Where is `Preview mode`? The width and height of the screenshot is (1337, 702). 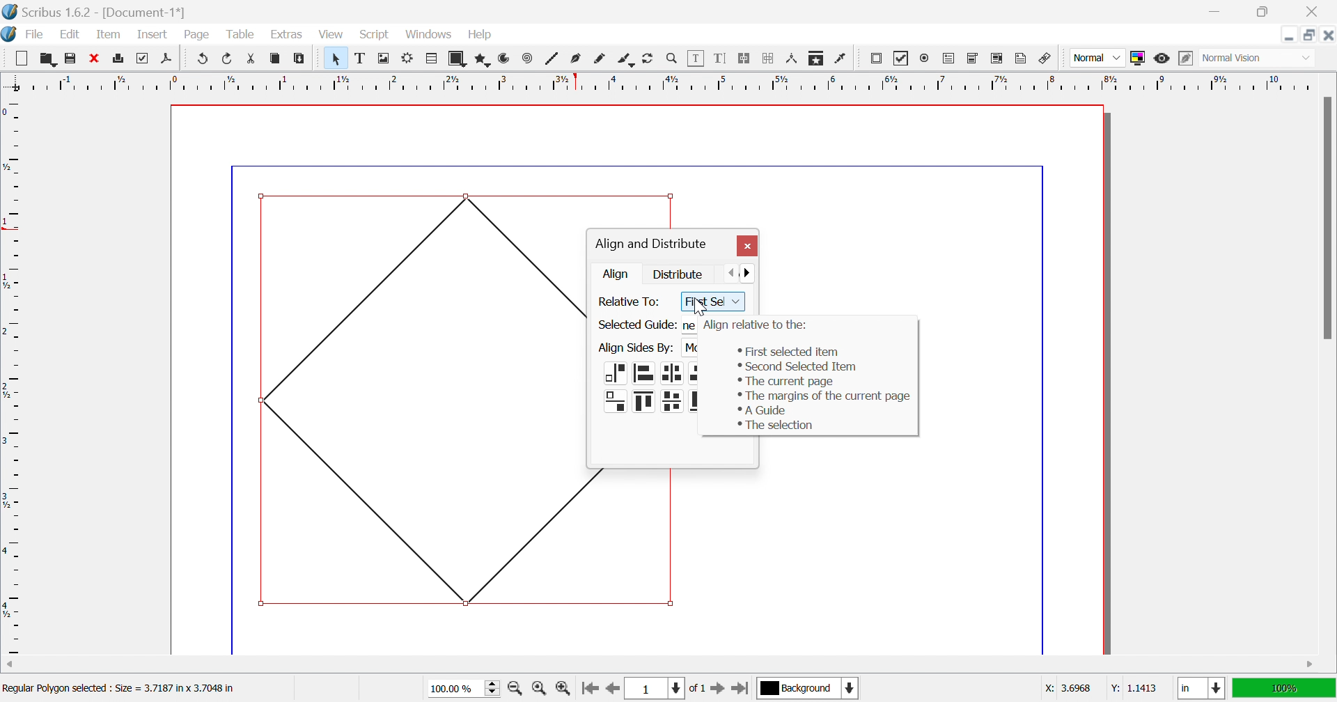
Preview mode is located at coordinates (1161, 58).